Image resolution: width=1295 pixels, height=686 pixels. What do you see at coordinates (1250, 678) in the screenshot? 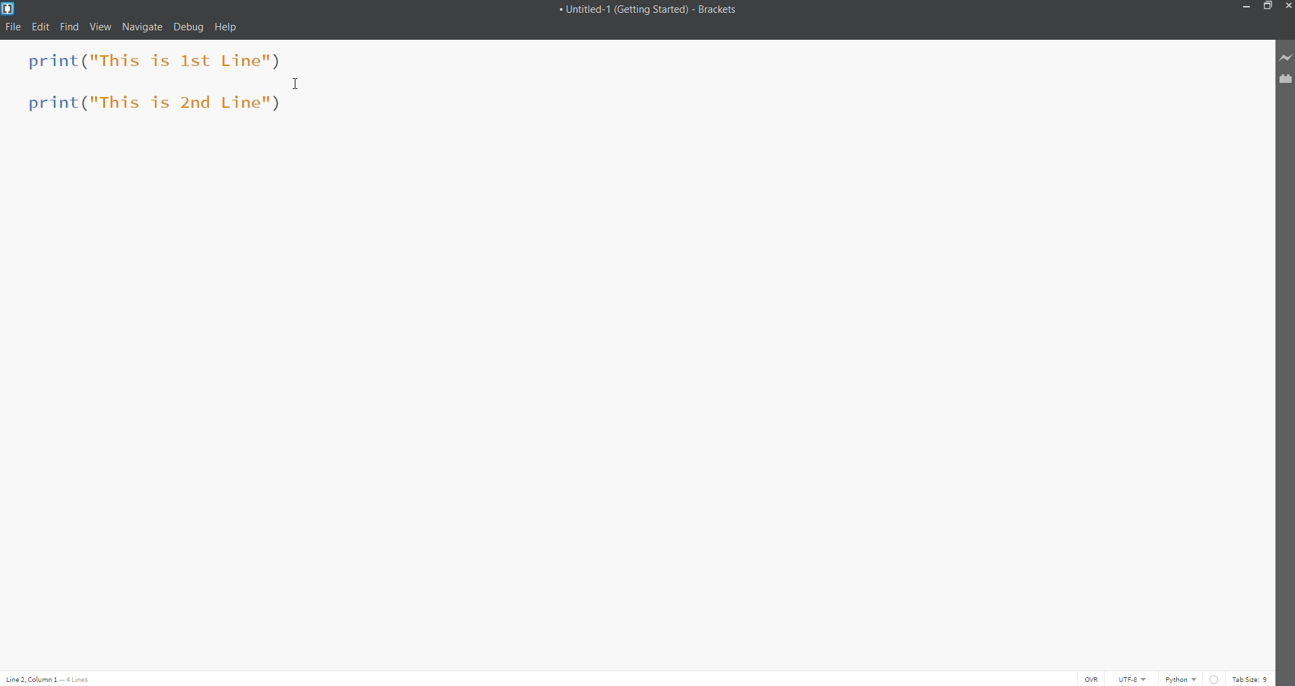
I see `Tab Size` at bounding box center [1250, 678].